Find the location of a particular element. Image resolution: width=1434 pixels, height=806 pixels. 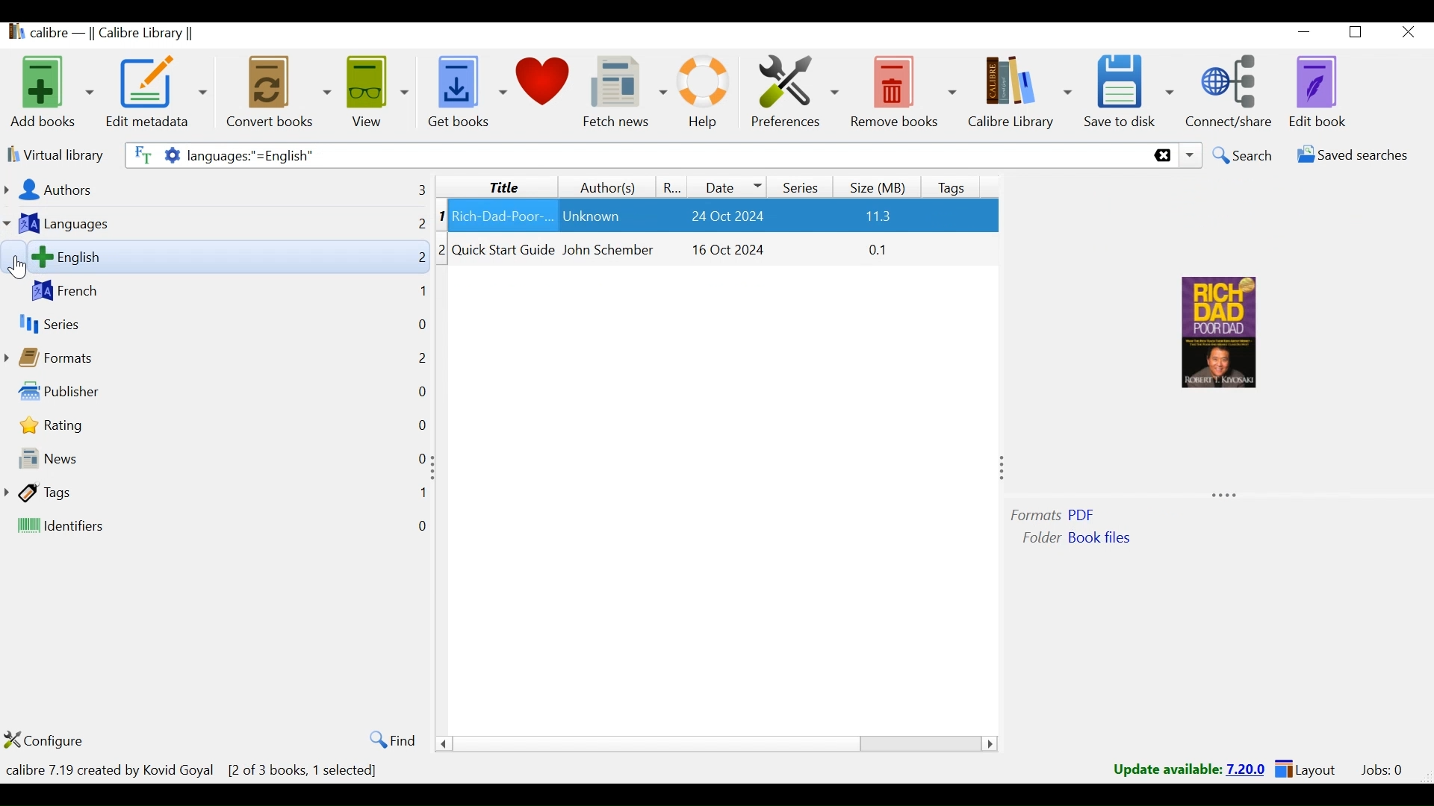

calibre-calibre library is located at coordinates (119, 34).